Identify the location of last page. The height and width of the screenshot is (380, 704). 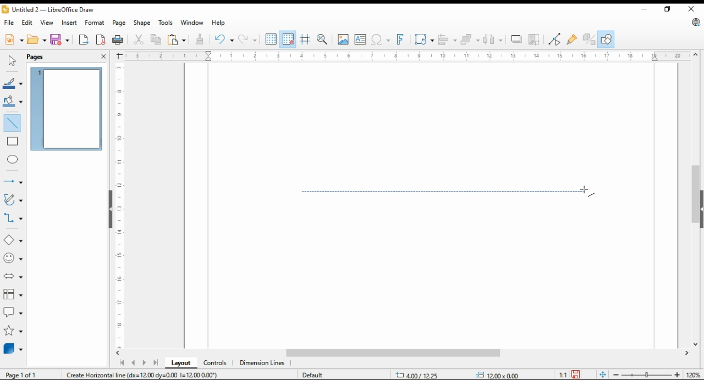
(155, 364).